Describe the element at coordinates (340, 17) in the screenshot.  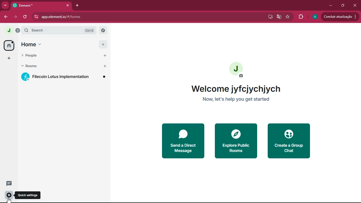
I see `updates` at that location.